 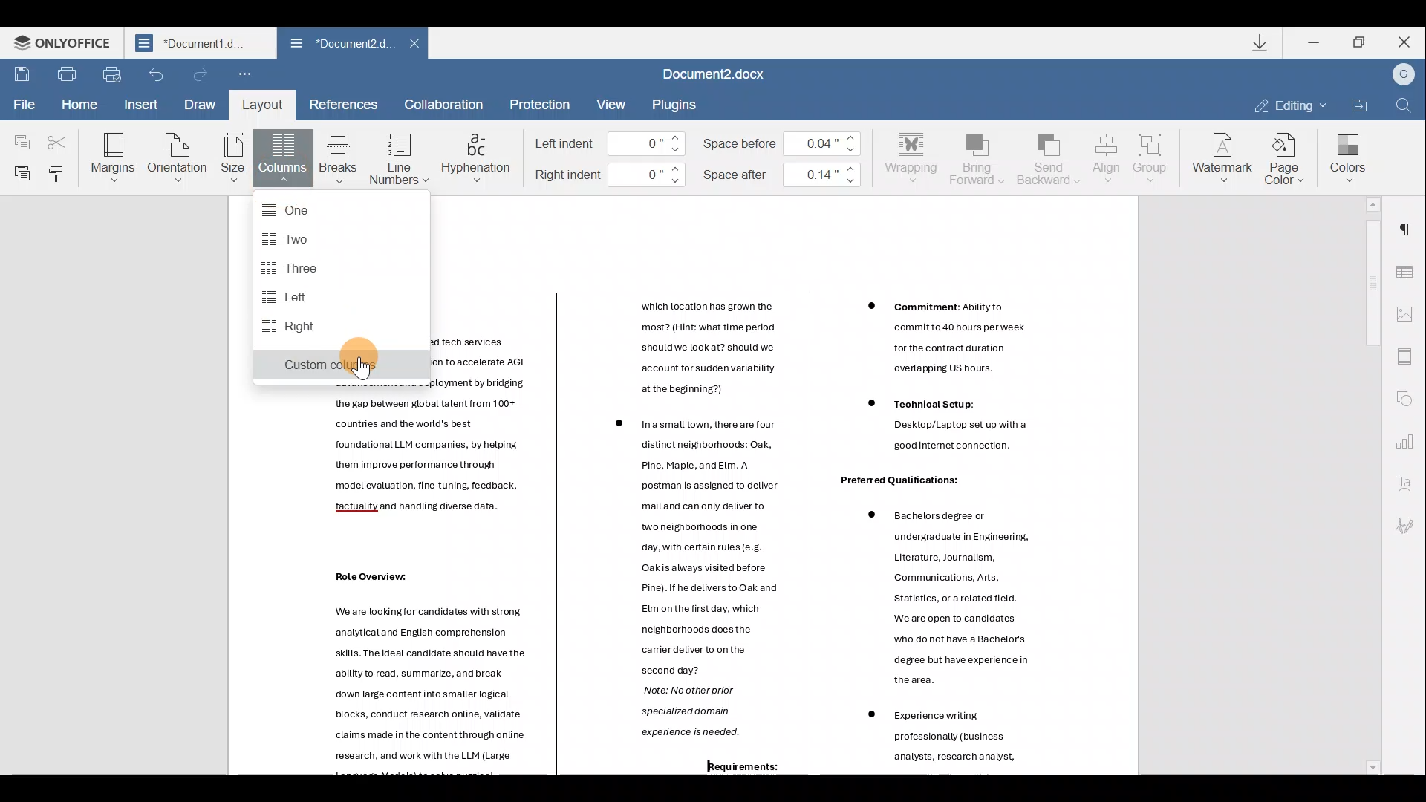 I want to click on Draw, so click(x=201, y=102).